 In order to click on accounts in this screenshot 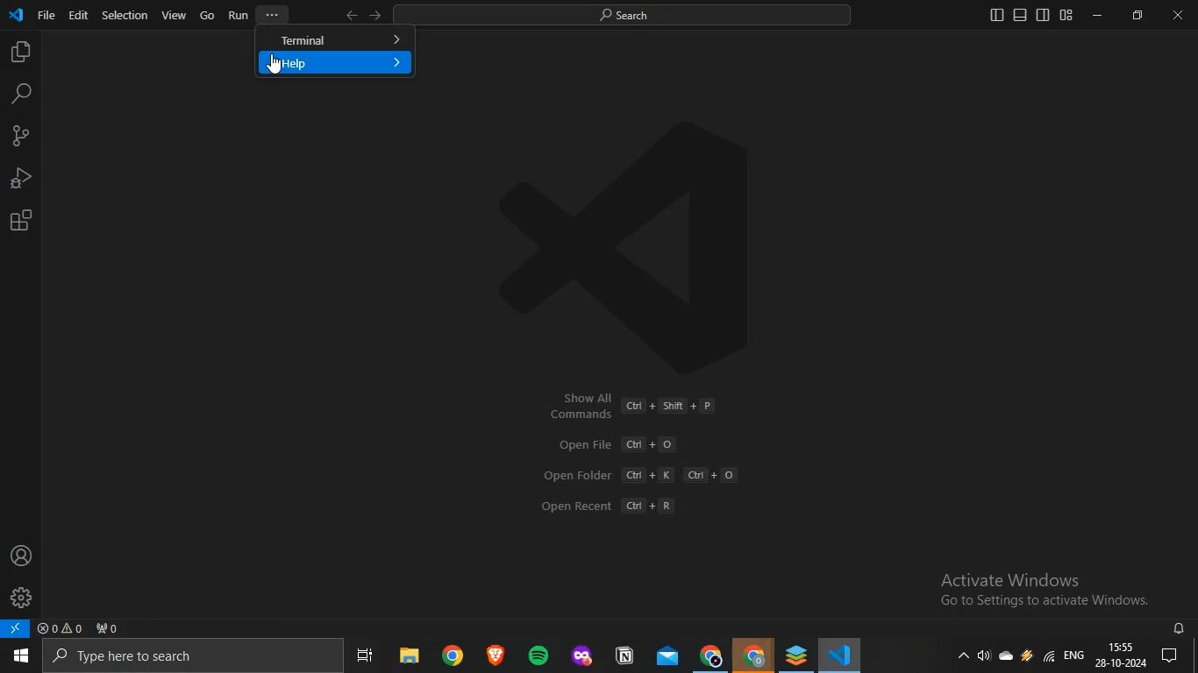, I will do `click(20, 555)`.